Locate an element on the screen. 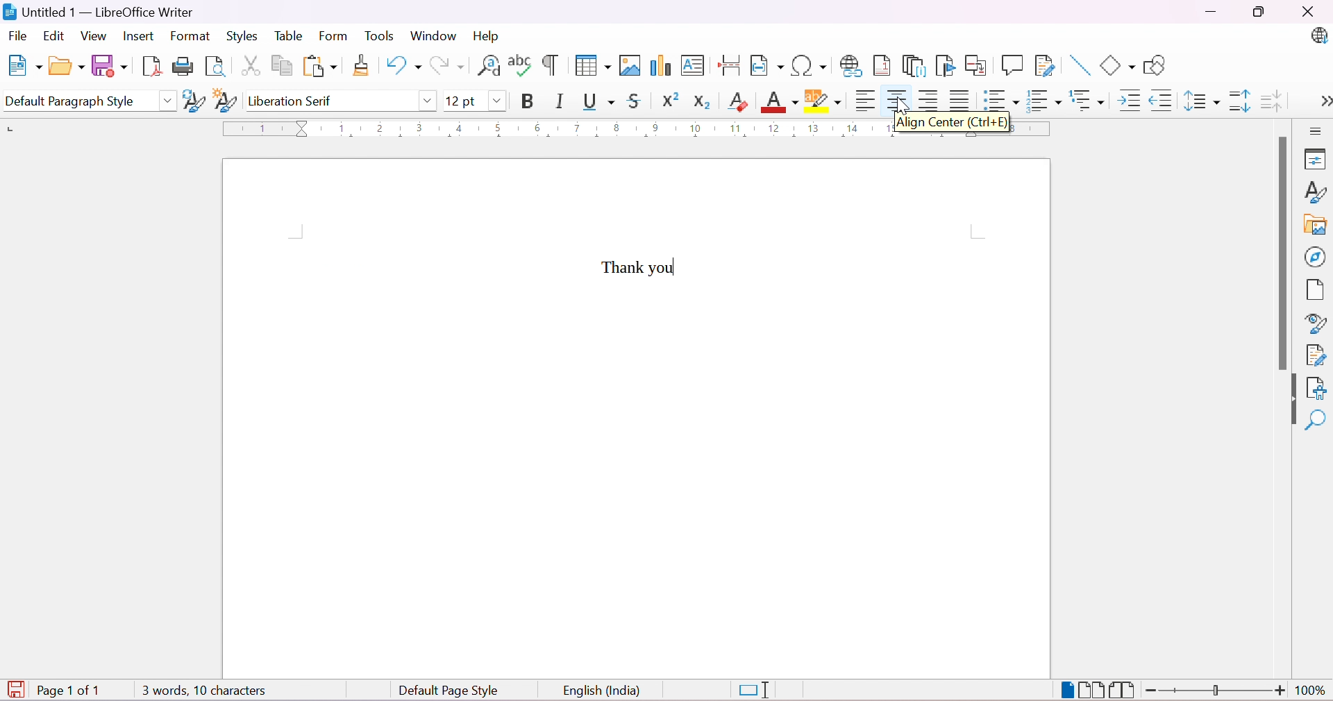 The width and height of the screenshot is (1333, 701). Style Inspector is located at coordinates (1311, 324).